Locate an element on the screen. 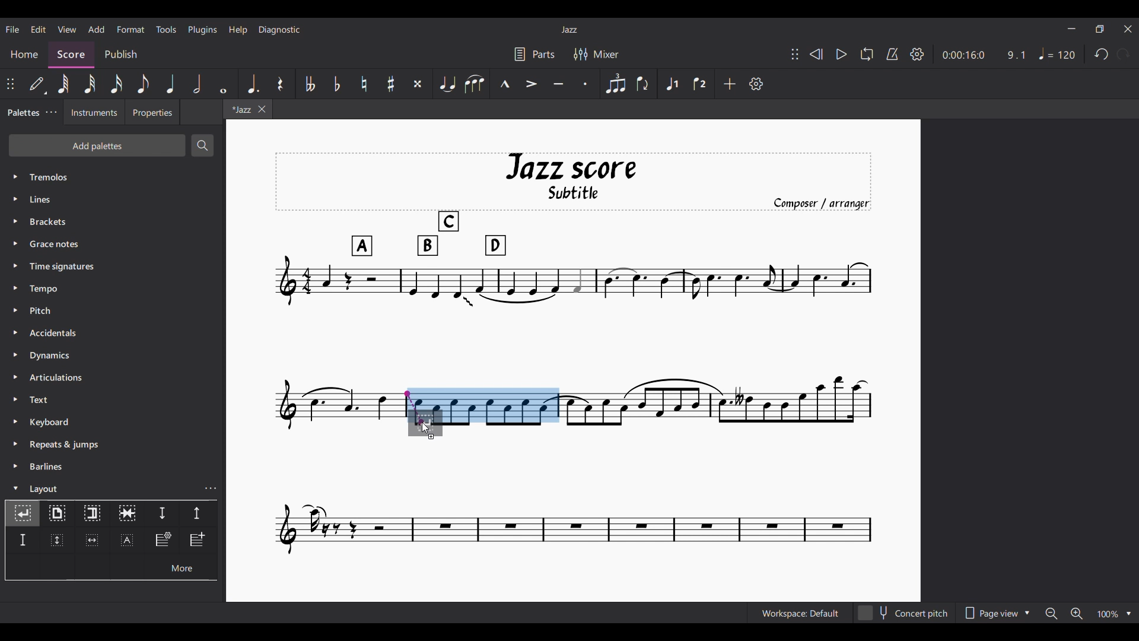 The image size is (1139, 641). Publish section is located at coordinates (121, 55).